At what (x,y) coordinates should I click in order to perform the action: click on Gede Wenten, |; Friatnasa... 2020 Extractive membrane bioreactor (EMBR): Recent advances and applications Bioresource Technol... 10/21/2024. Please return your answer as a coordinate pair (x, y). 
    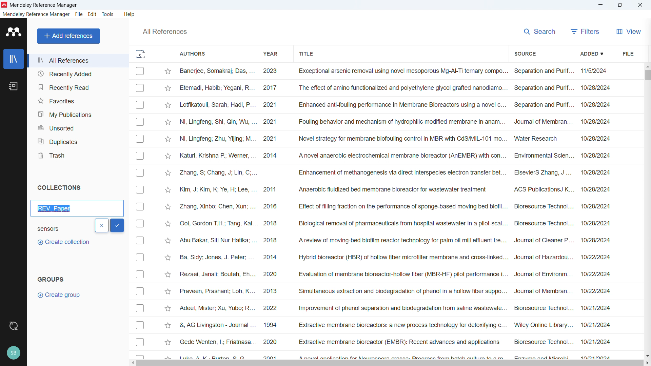
    Looking at the image, I should click on (395, 342).